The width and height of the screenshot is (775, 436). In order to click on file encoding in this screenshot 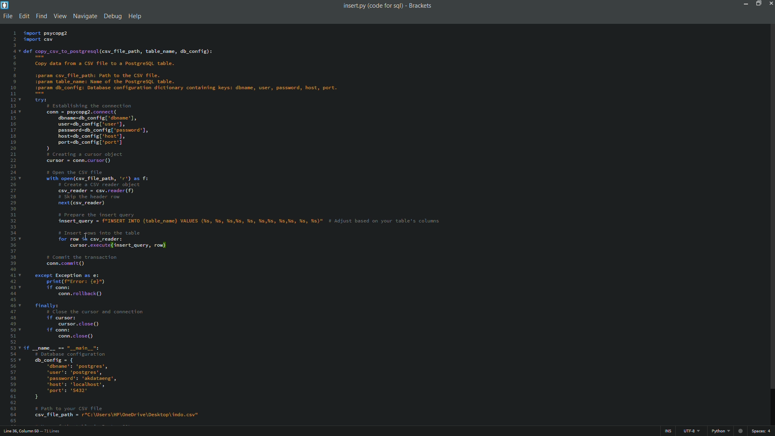, I will do `click(692, 431)`.